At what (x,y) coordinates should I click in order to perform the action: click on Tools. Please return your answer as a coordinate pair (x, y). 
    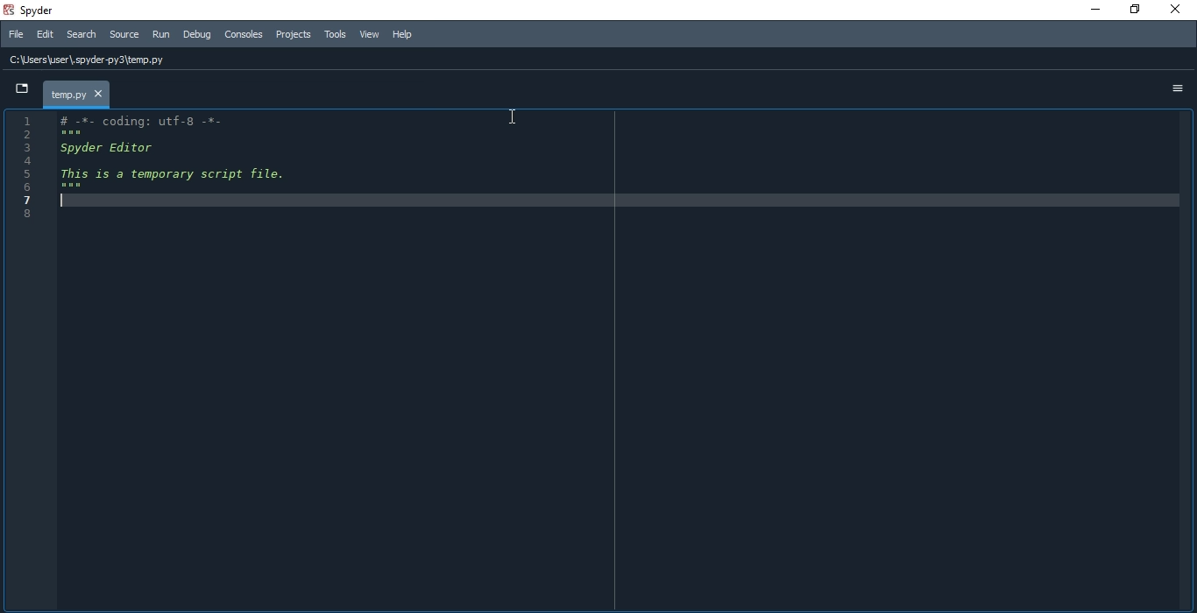
    Looking at the image, I should click on (336, 35).